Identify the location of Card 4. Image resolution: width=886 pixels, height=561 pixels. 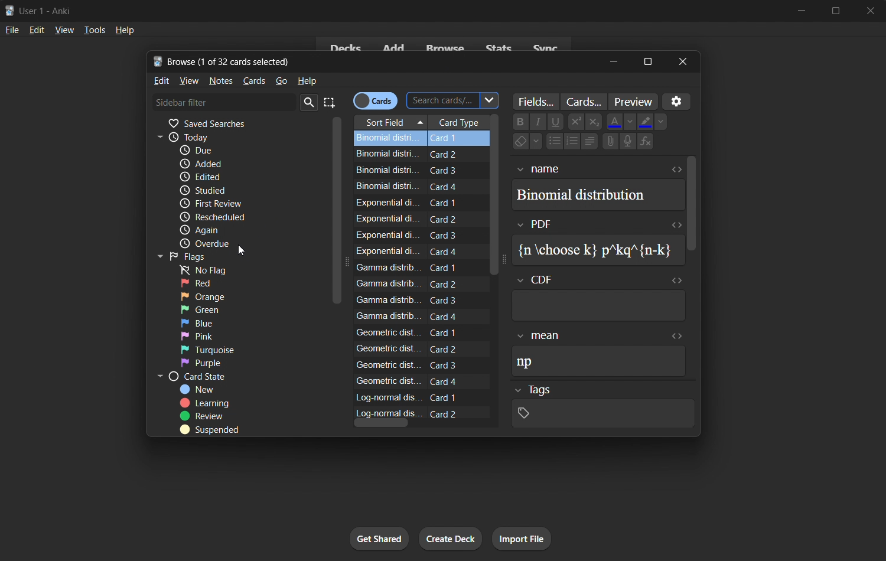
(454, 253).